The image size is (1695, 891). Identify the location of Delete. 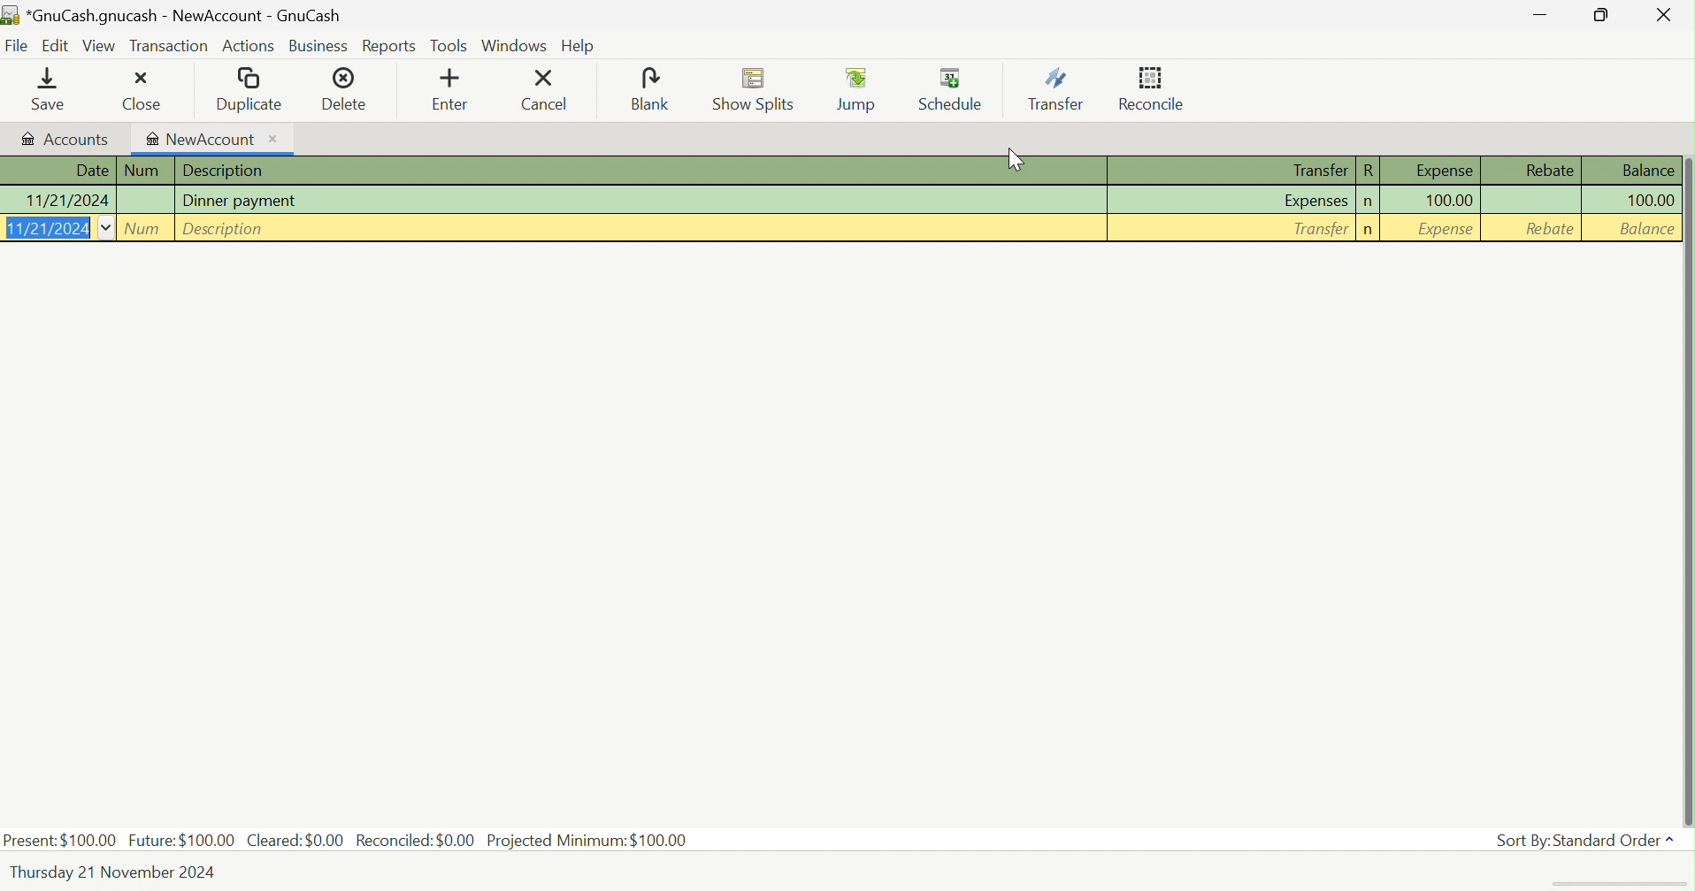
(352, 88).